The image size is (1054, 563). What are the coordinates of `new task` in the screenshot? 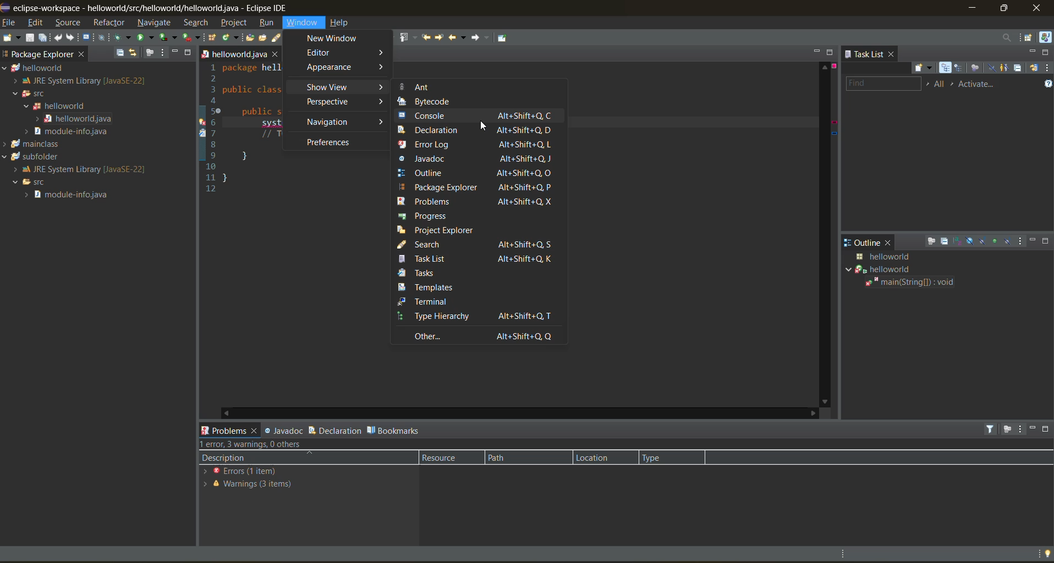 It's located at (925, 67).